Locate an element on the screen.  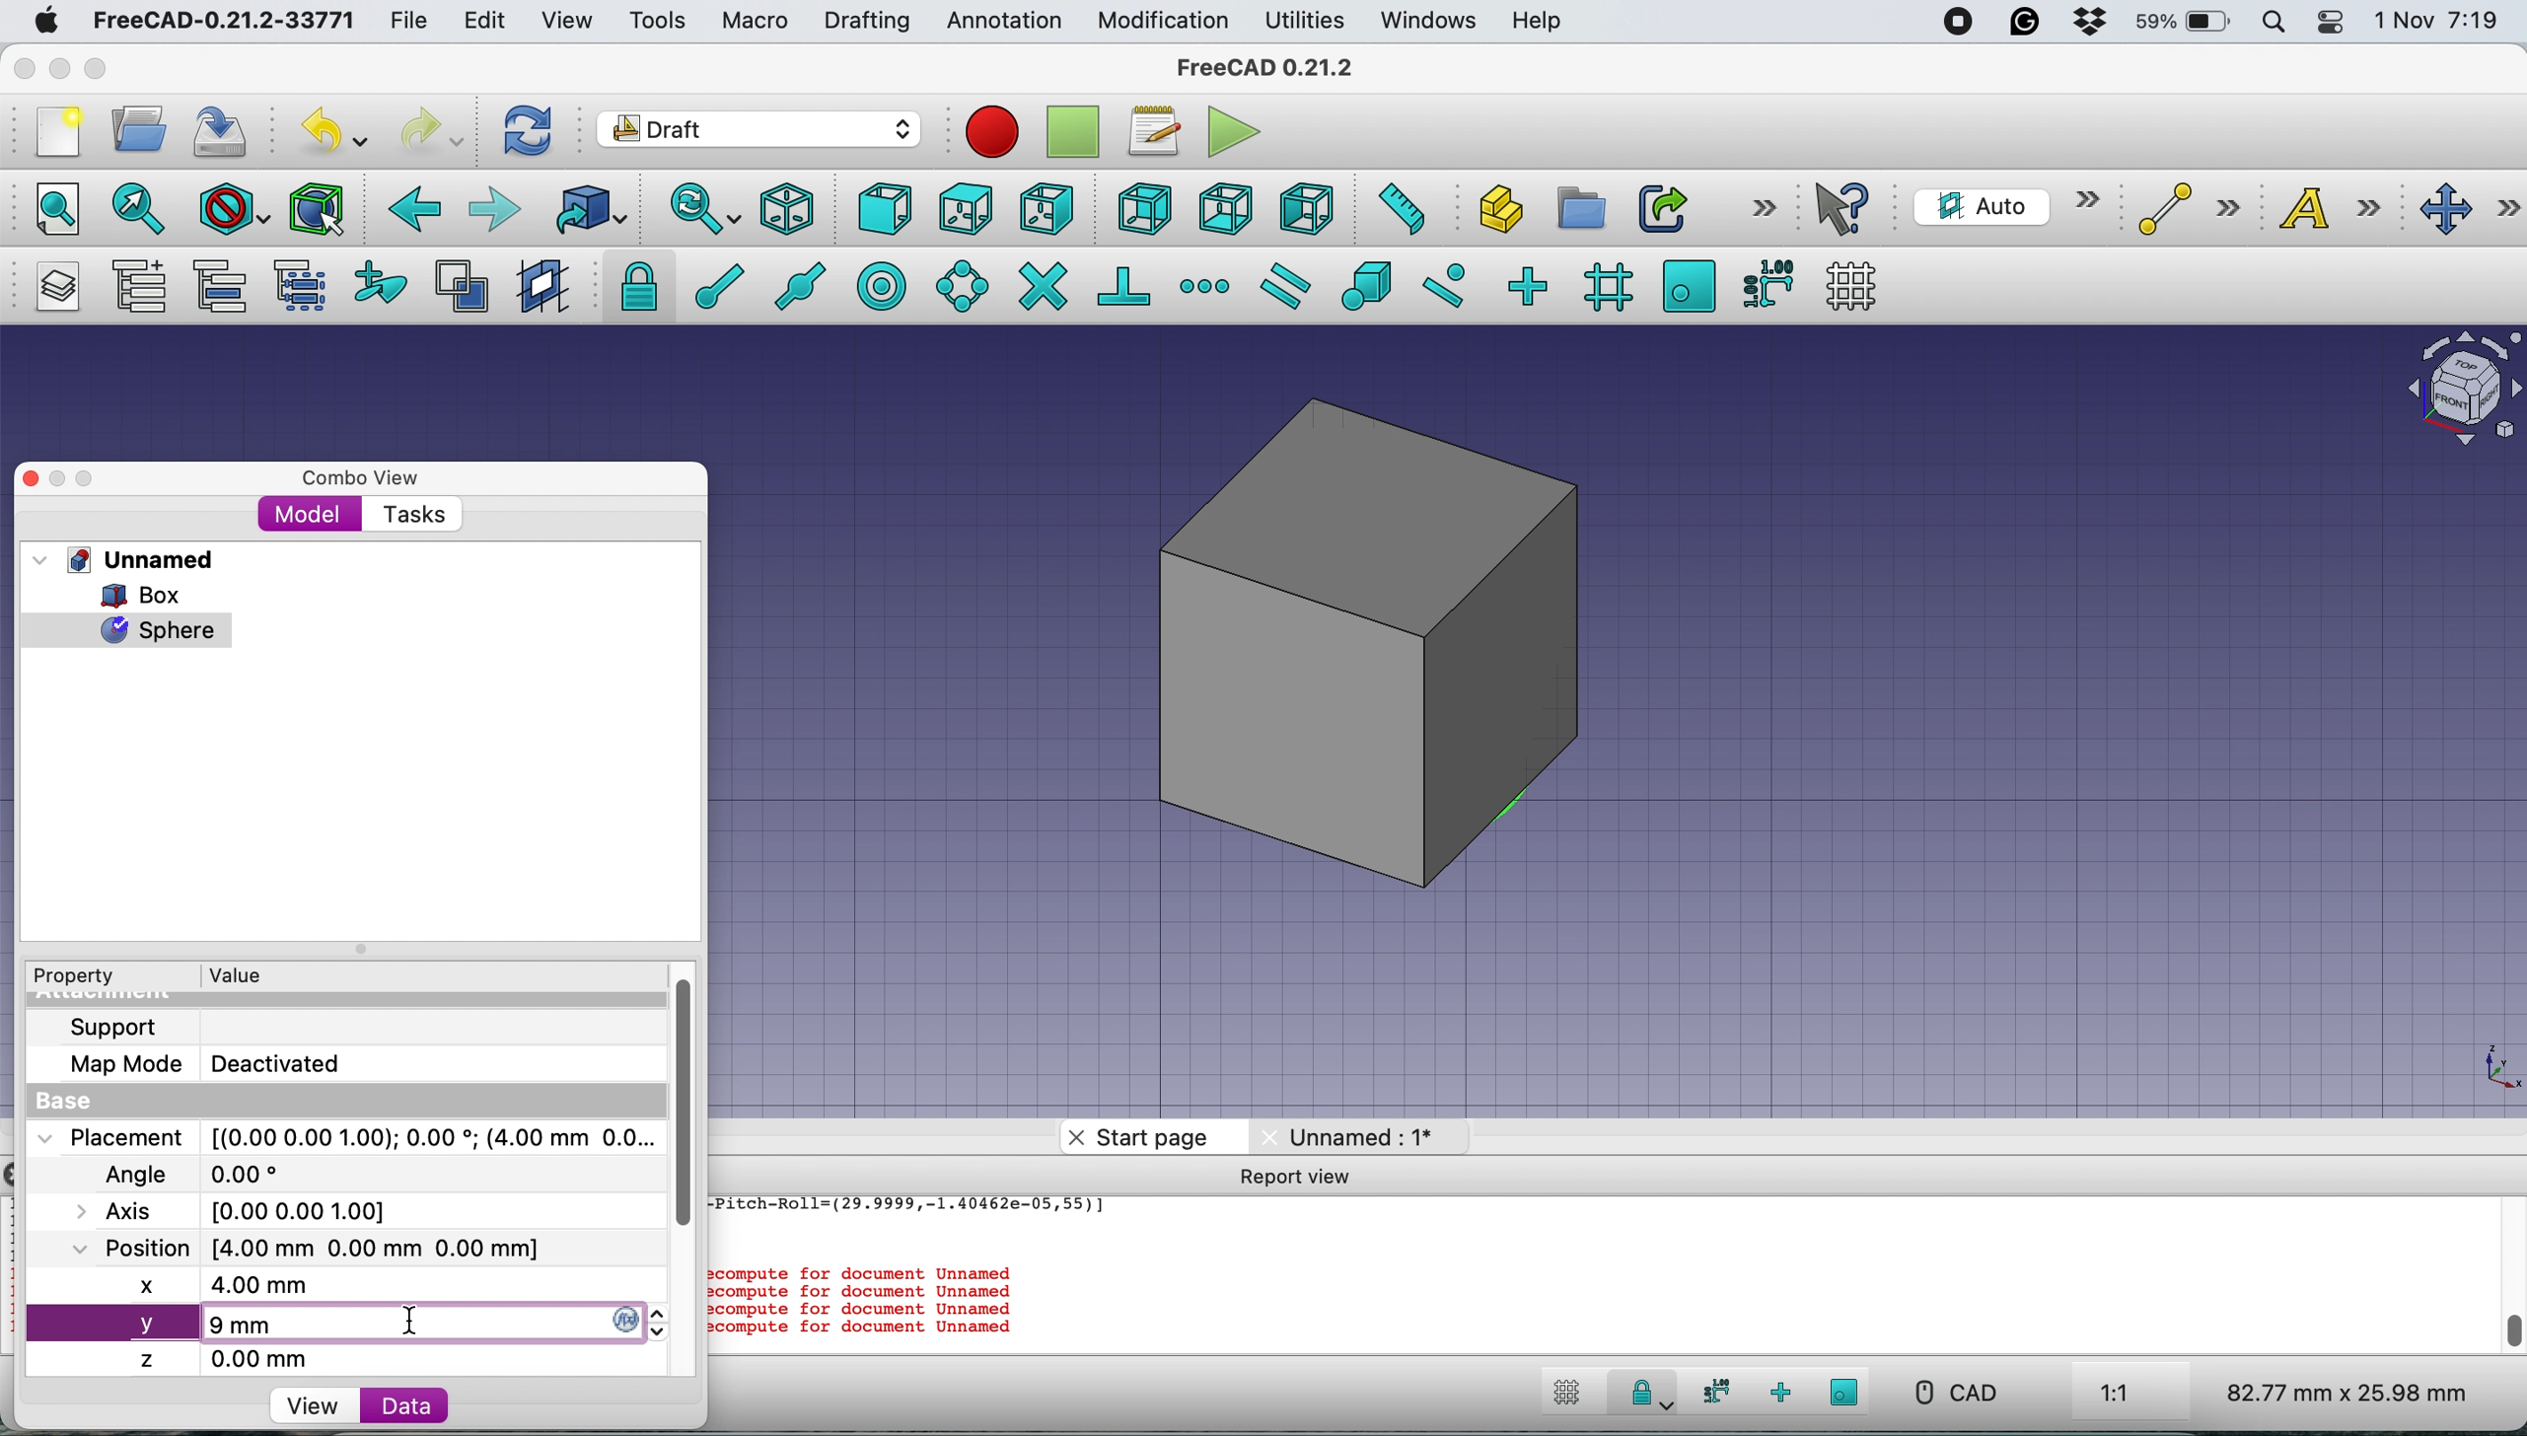
snap intersection is located at coordinates (1042, 284).